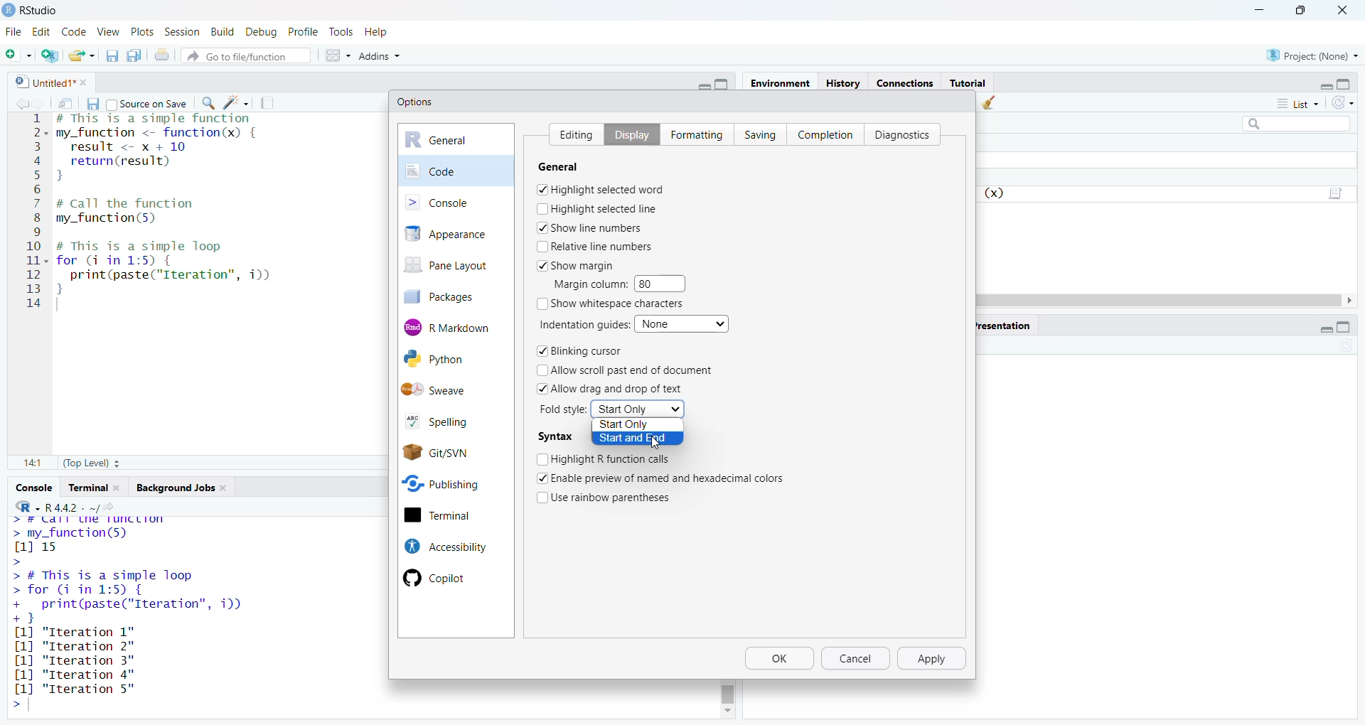 The image size is (1365, 725). What do you see at coordinates (87, 488) in the screenshot?
I see `terminal` at bounding box center [87, 488].